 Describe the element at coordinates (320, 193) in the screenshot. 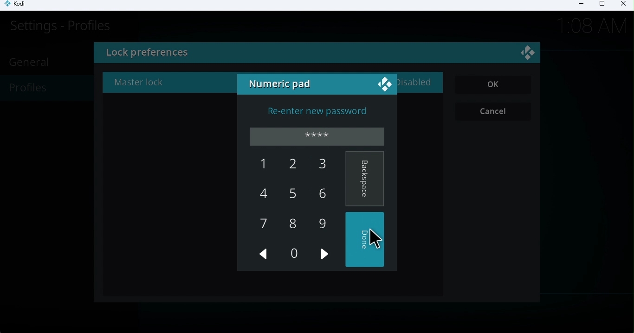

I see `6` at that location.